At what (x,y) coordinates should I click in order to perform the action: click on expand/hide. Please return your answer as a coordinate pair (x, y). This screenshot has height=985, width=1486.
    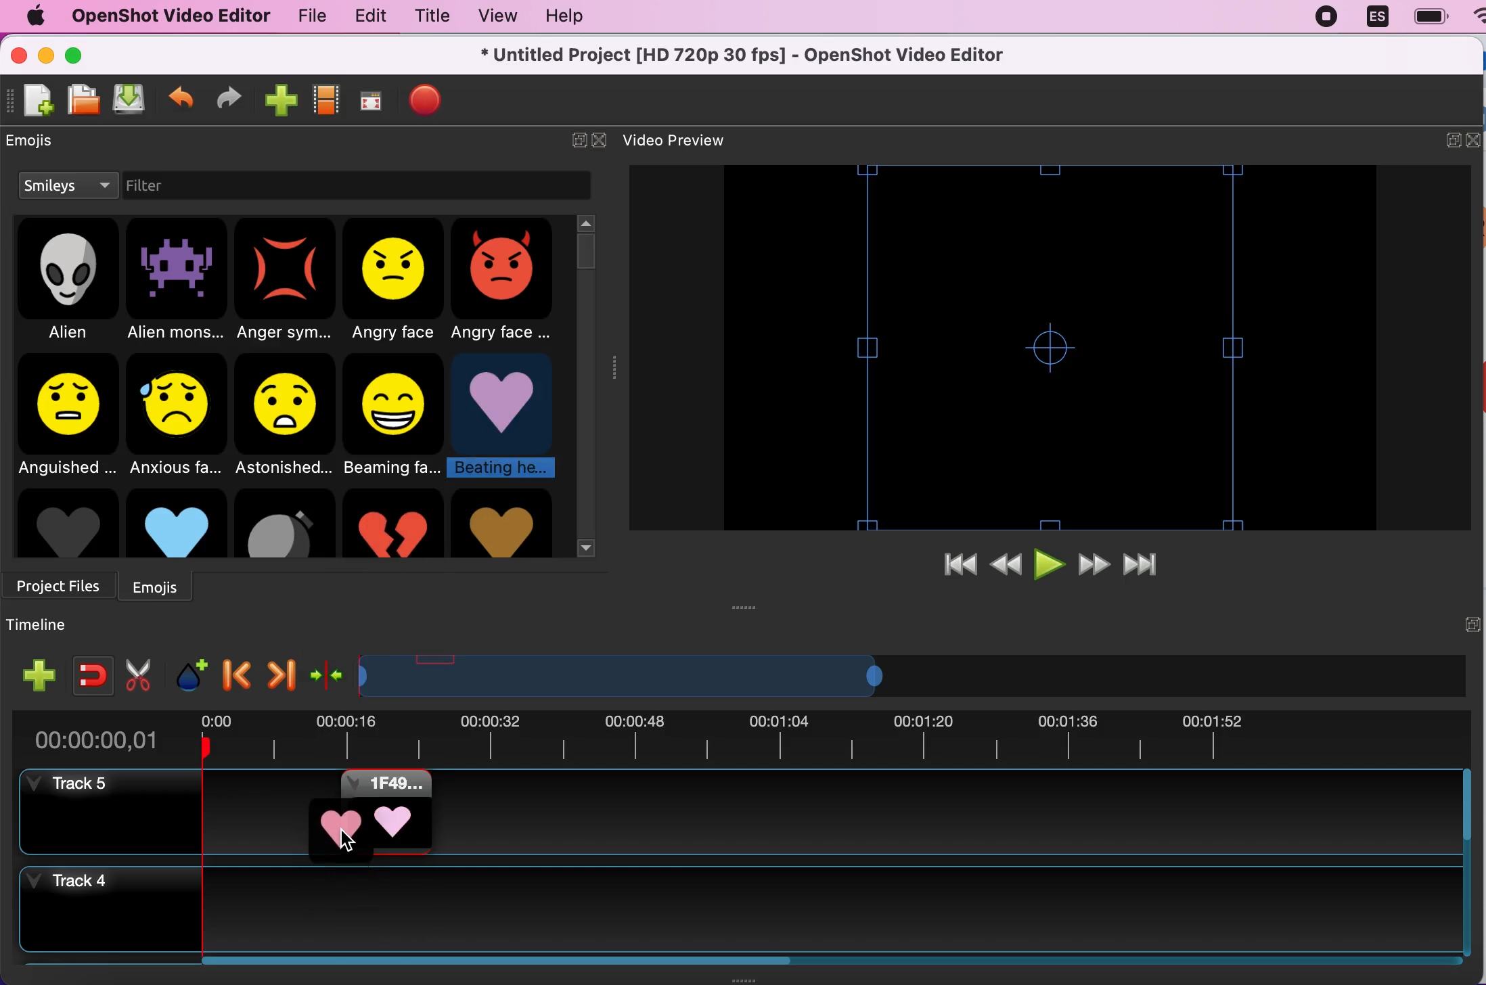
    Looking at the image, I should click on (1471, 623).